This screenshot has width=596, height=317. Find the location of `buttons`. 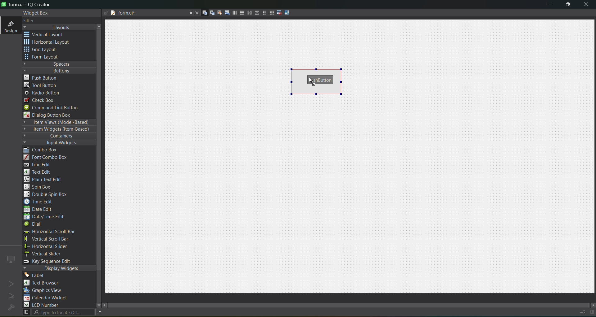

buttons is located at coordinates (58, 70).